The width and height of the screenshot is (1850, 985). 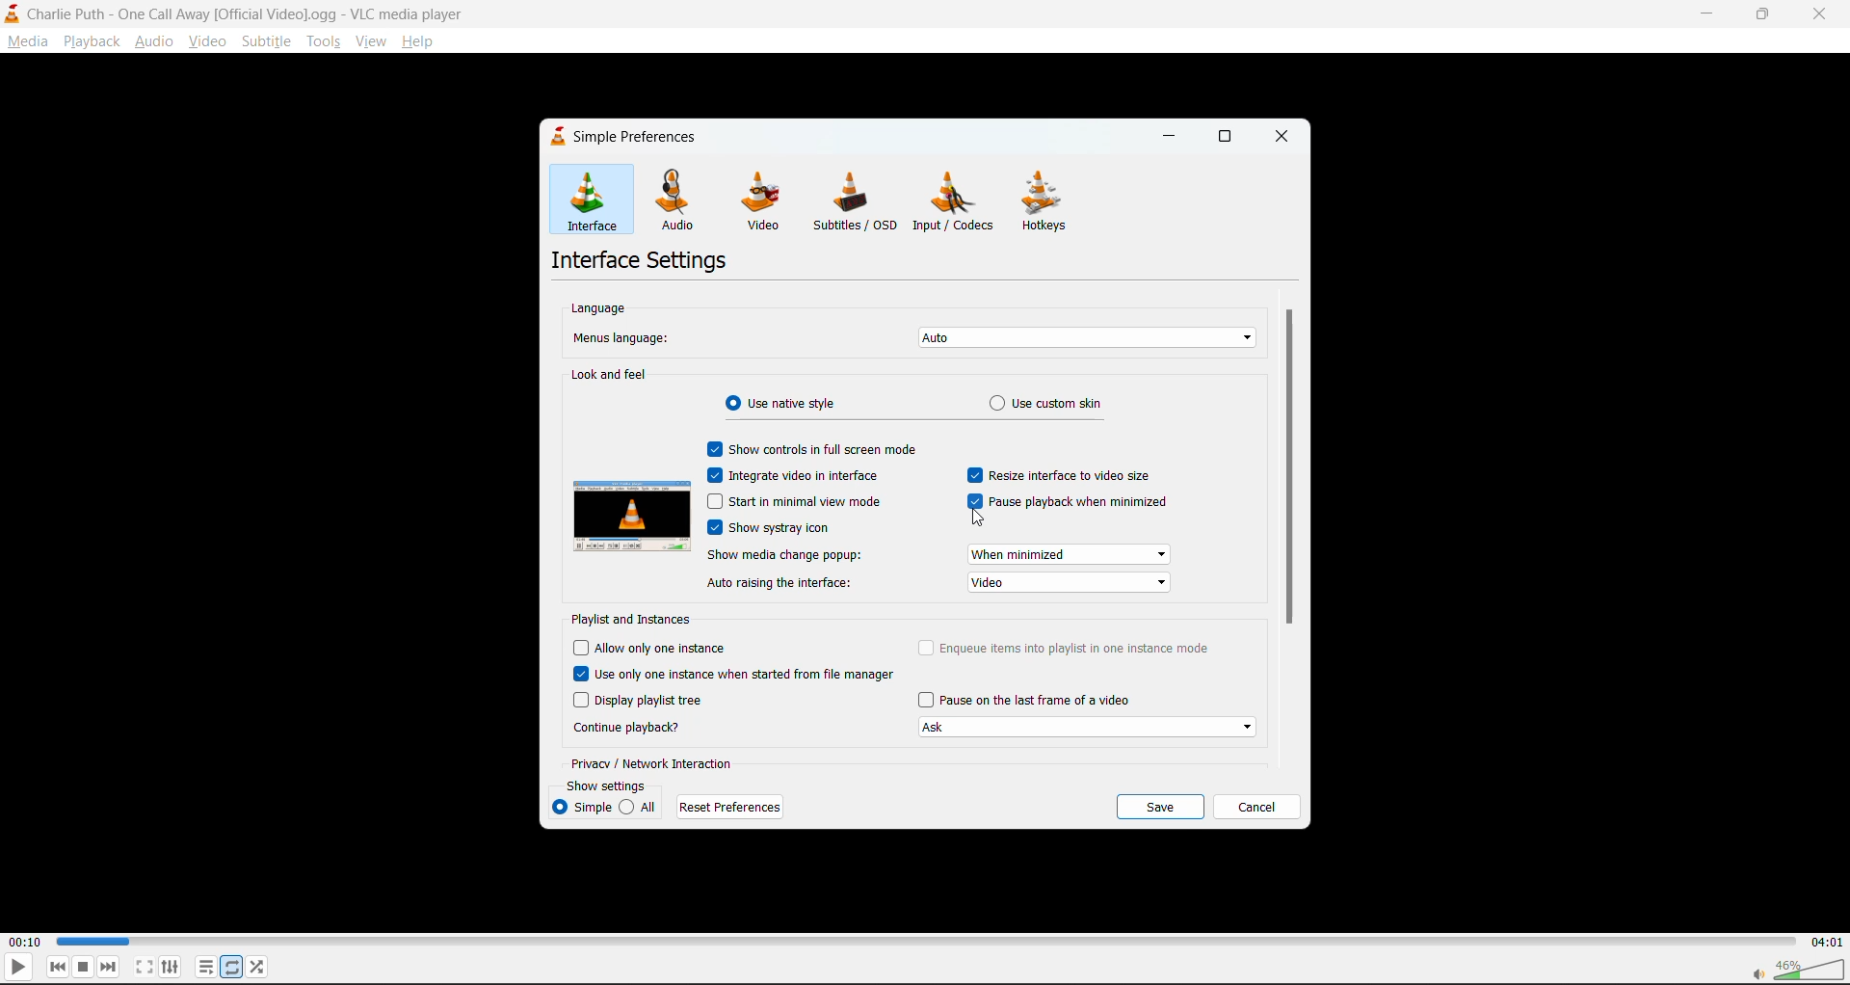 What do you see at coordinates (27, 938) in the screenshot?
I see `00:10` at bounding box center [27, 938].